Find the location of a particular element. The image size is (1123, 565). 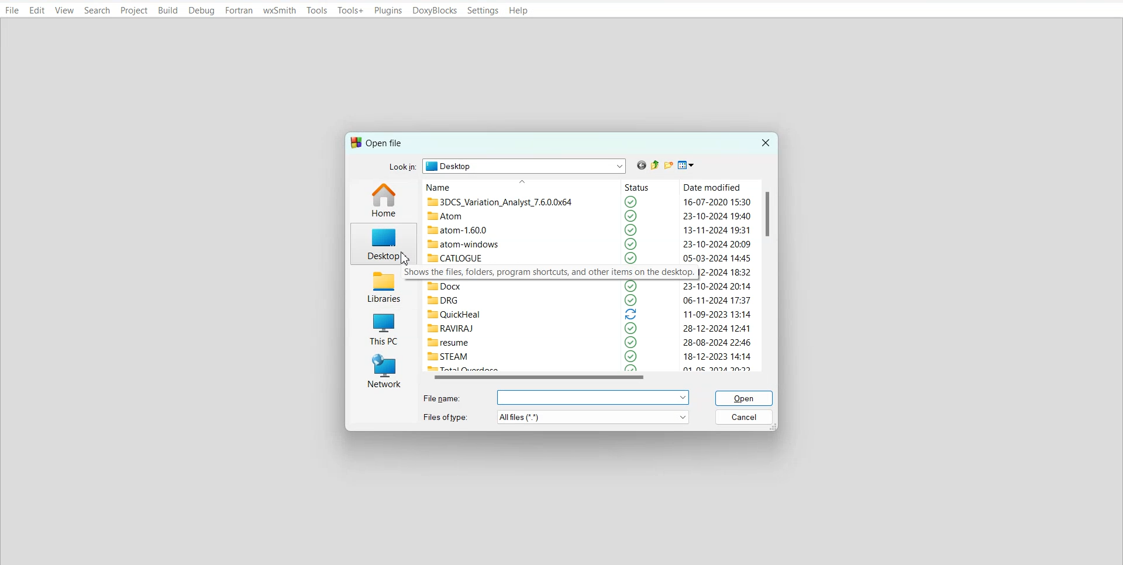

DoxyBlocks is located at coordinates (435, 11).